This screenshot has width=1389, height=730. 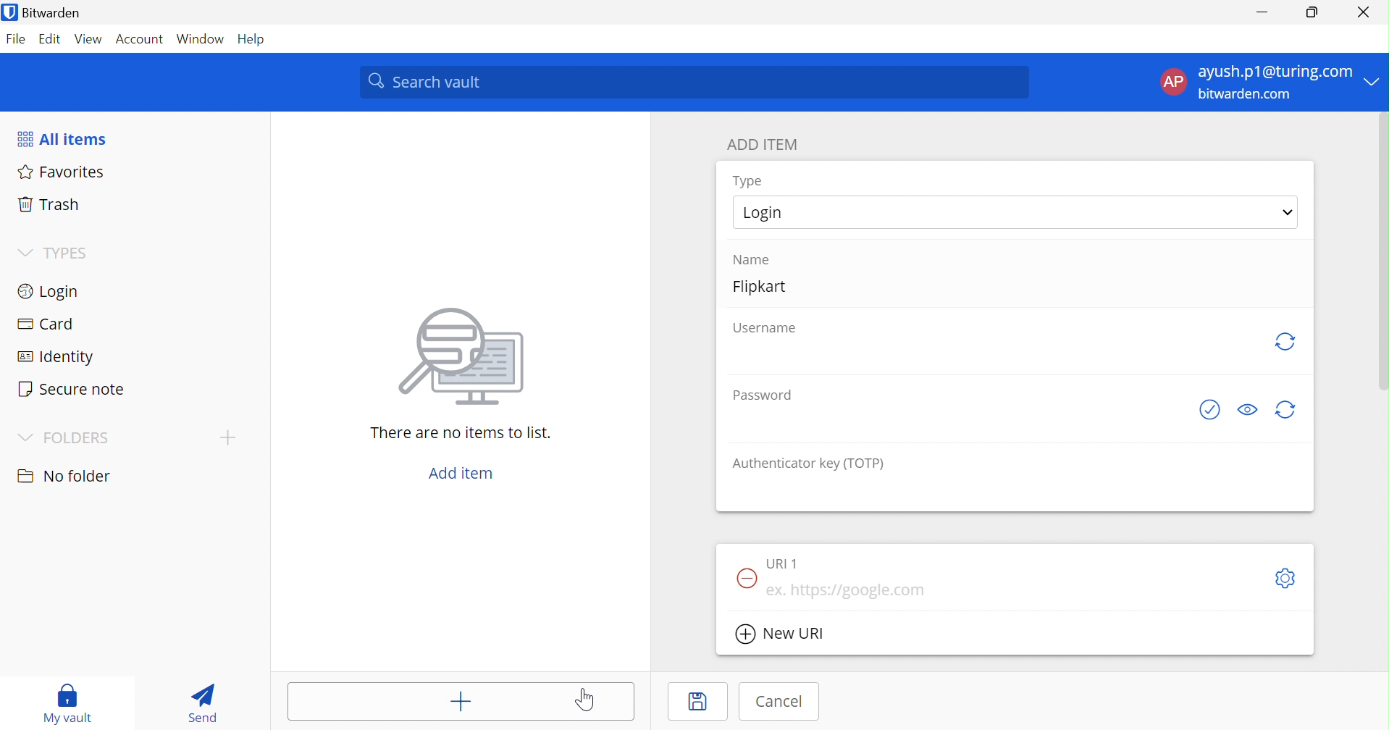 What do you see at coordinates (70, 702) in the screenshot?
I see `My vault` at bounding box center [70, 702].